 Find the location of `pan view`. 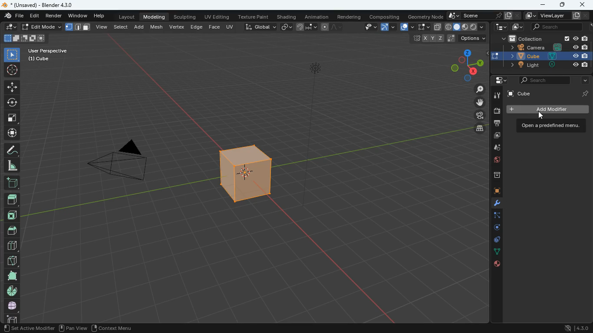

pan view is located at coordinates (16, 328).